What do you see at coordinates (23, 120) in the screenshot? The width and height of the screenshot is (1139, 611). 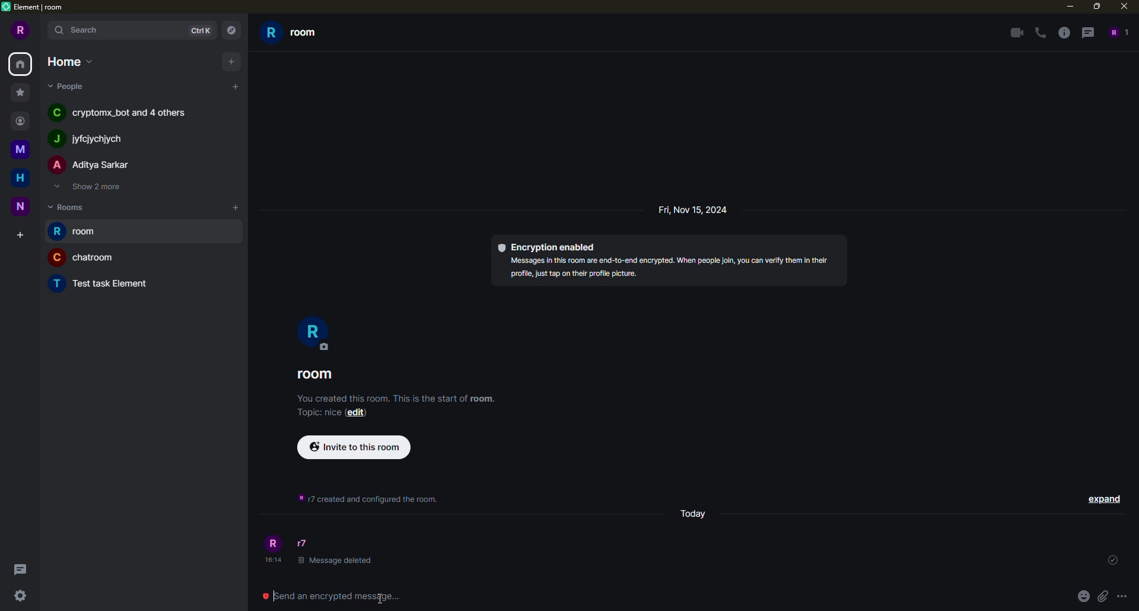 I see `contact` at bounding box center [23, 120].